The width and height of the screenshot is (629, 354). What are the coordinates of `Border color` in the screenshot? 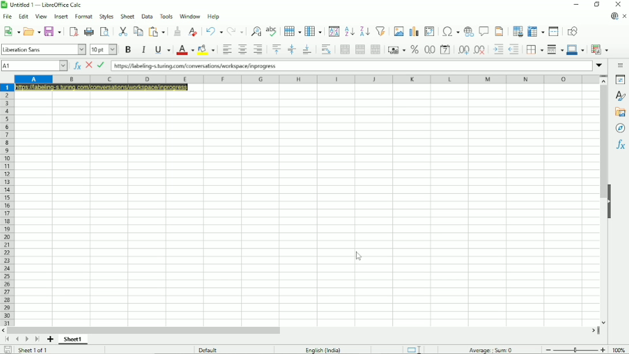 It's located at (576, 50).